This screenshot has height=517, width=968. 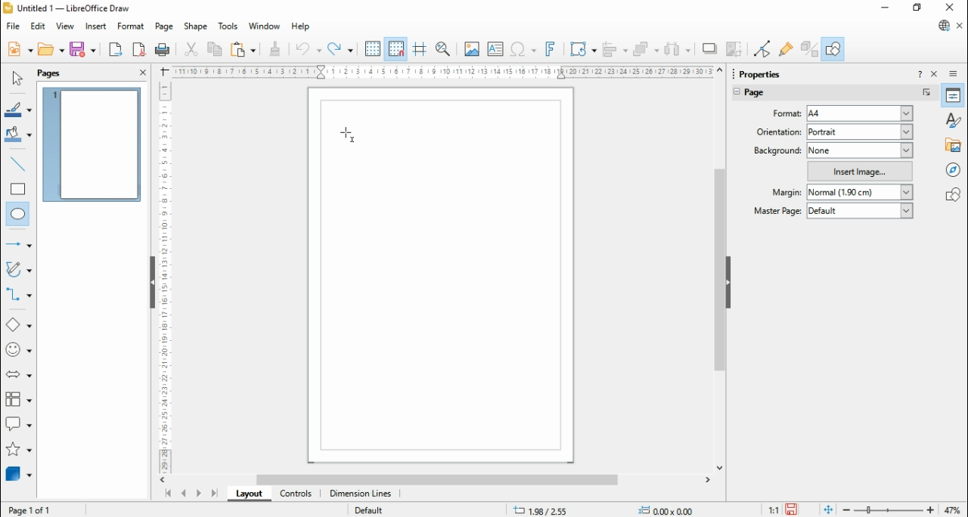 I want to click on help about this sidebar deck, so click(x=920, y=73).